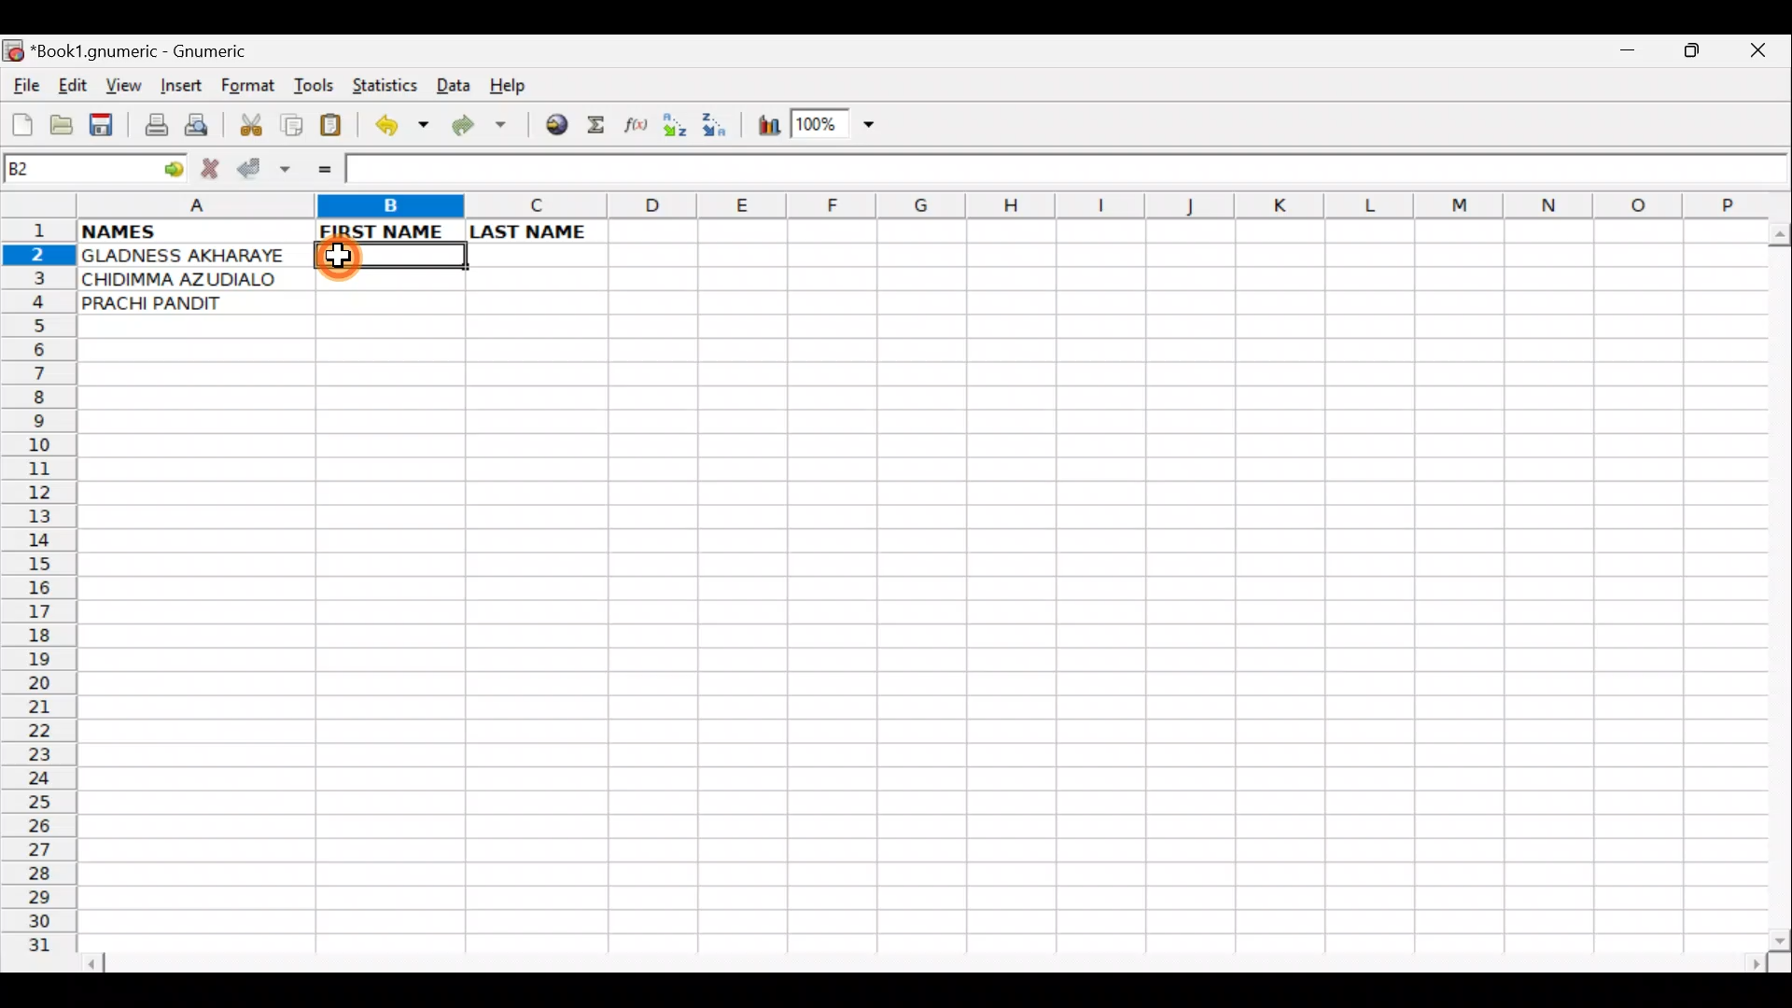 Image resolution: width=1792 pixels, height=1008 pixels. I want to click on Sum in the current cell, so click(602, 126).